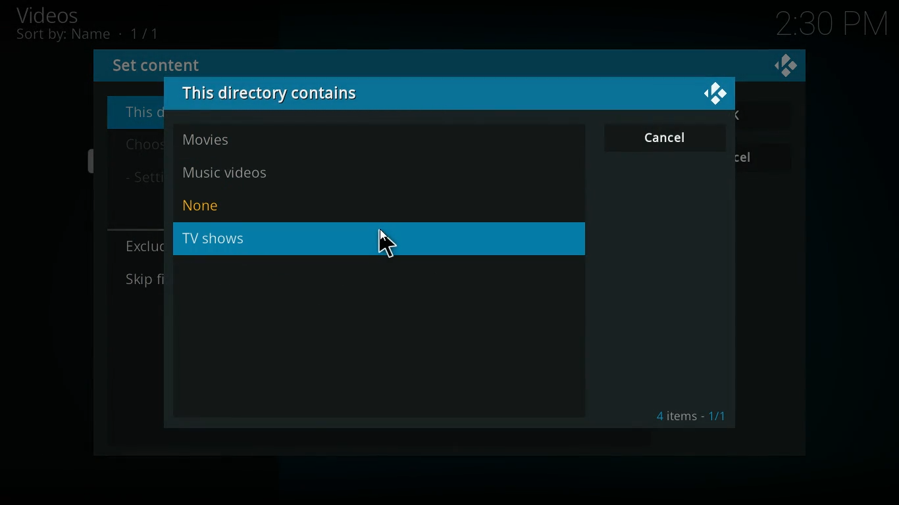  I want to click on videos, so click(63, 14).